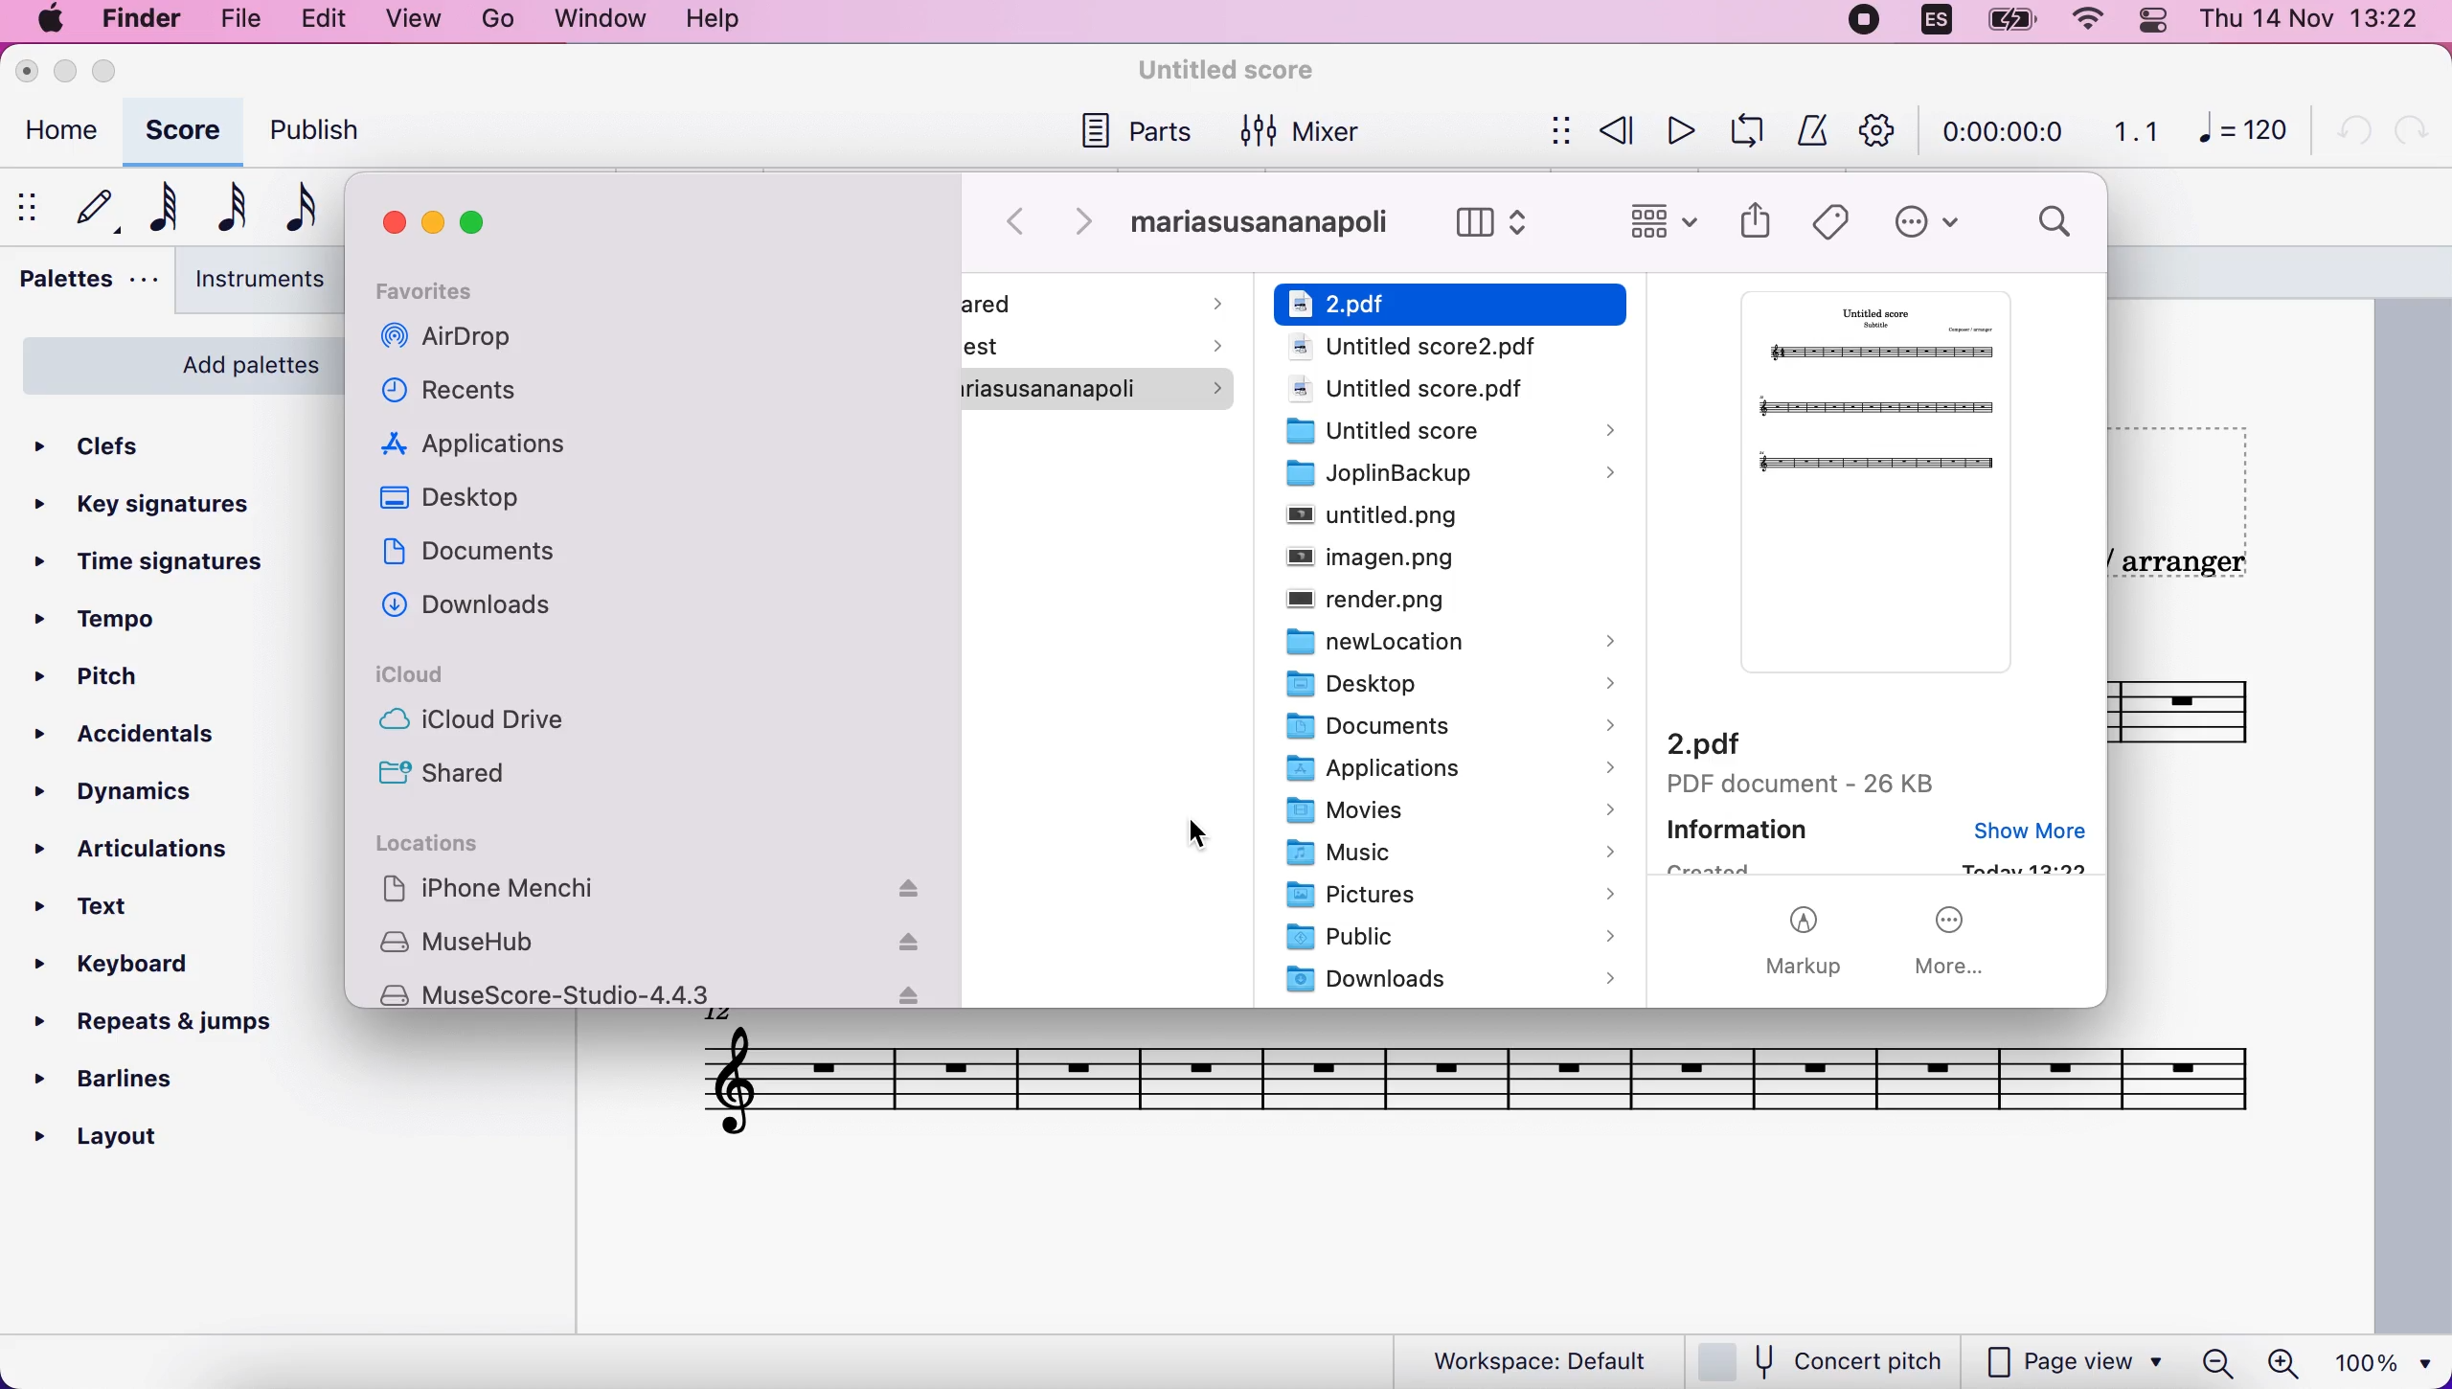 This screenshot has height=1389, width=2452. What do you see at coordinates (1452, 302) in the screenshot?
I see `folders` at bounding box center [1452, 302].